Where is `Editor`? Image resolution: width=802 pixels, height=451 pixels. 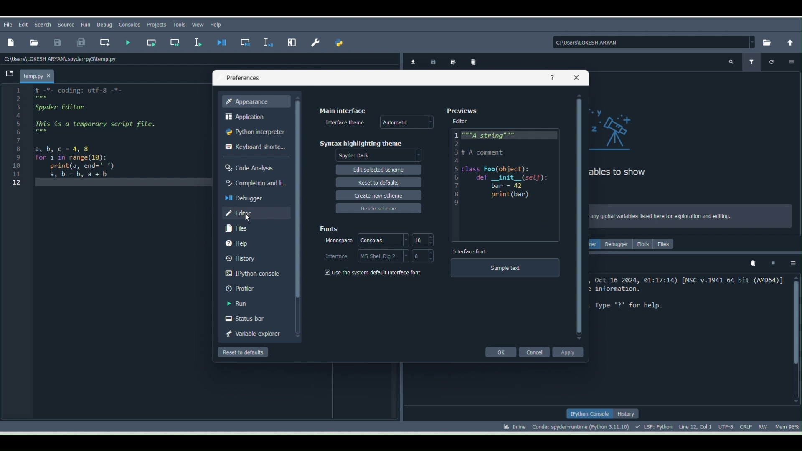 Editor is located at coordinates (255, 212).